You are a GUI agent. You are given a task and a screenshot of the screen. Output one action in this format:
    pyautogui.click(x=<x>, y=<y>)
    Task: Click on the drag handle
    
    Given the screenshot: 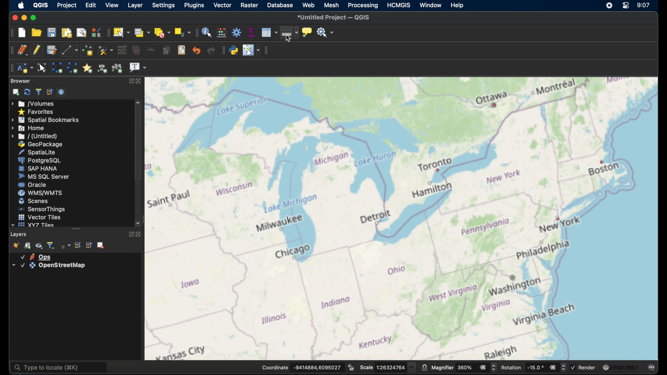 What is the action you would take?
    pyautogui.click(x=76, y=228)
    